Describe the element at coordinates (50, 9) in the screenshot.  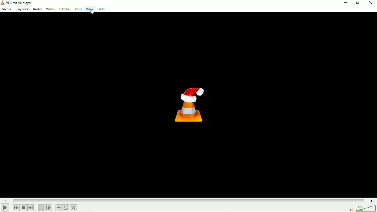
I see `Video` at that location.